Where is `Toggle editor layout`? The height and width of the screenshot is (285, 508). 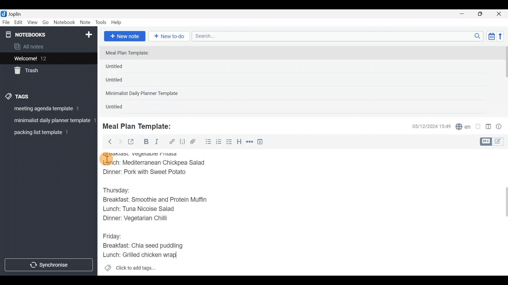
Toggle editor layout is located at coordinates (489, 127).